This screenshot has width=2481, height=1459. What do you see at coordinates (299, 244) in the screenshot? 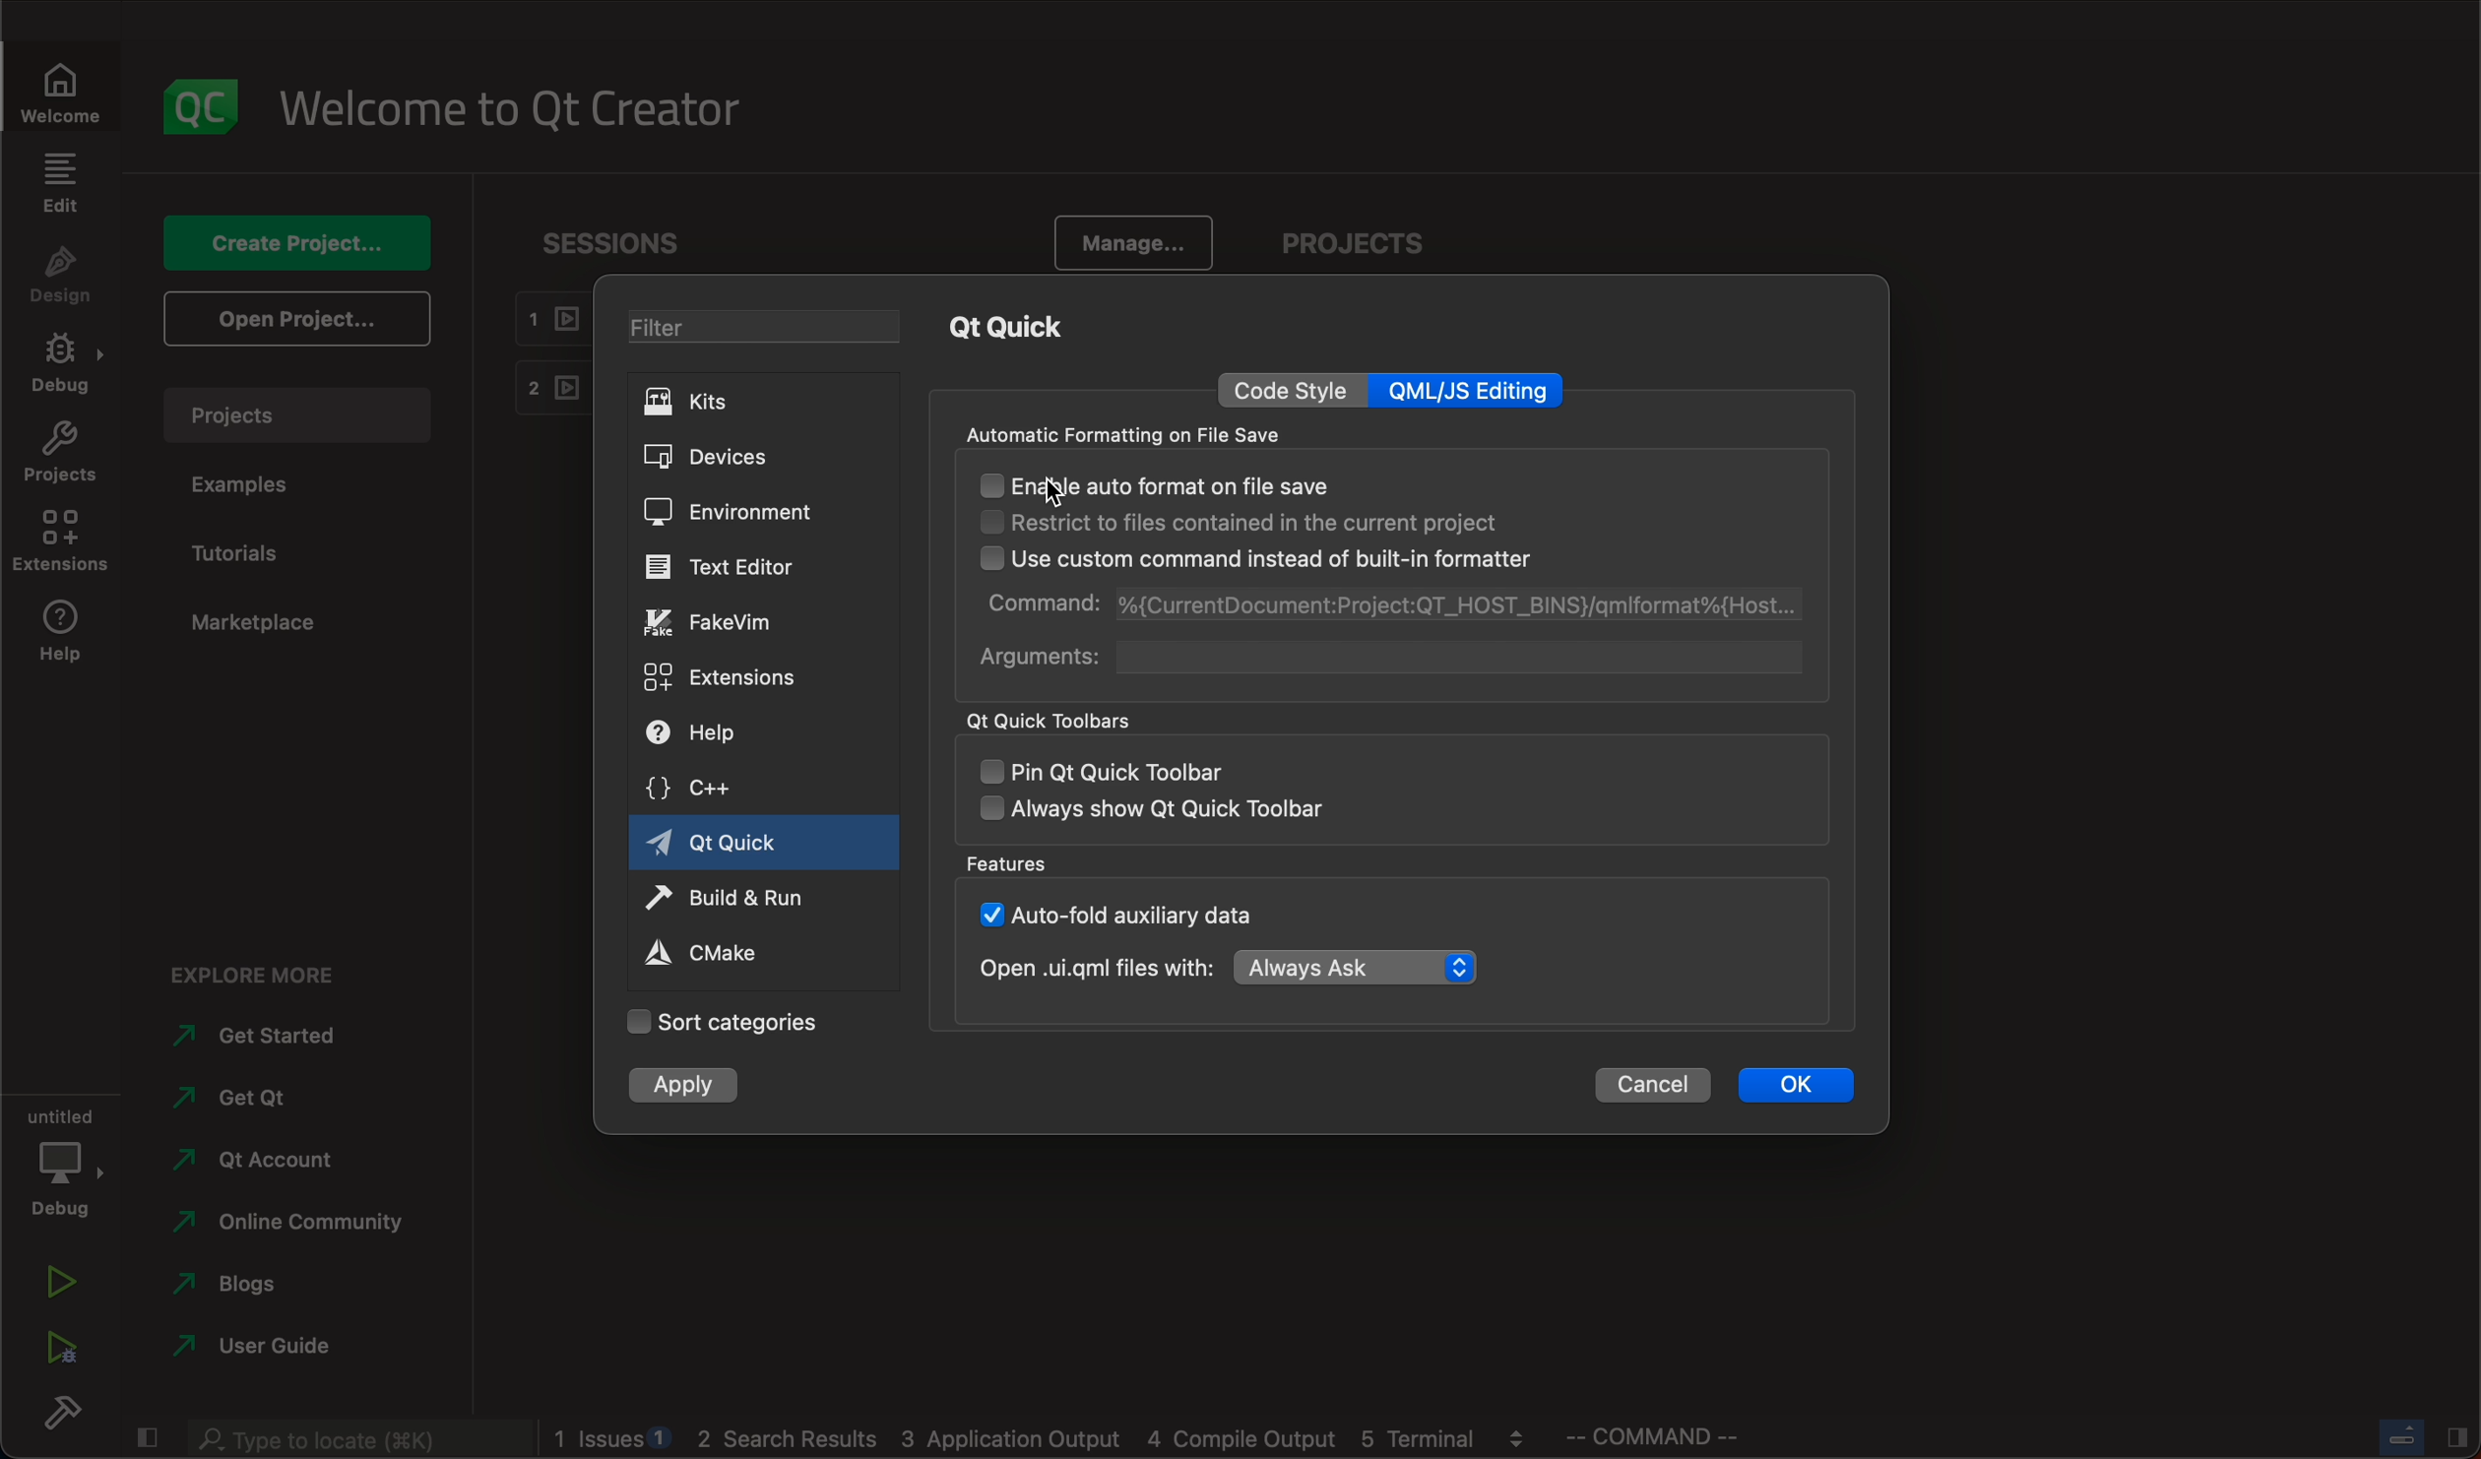
I see `create` at bounding box center [299, 244].